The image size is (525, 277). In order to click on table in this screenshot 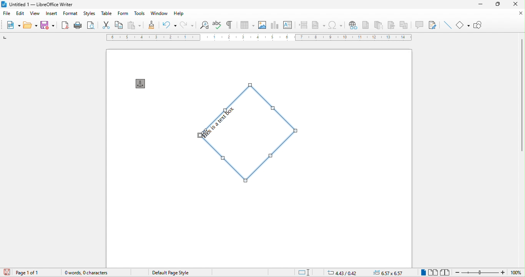, I will do `click(106, 14)`.